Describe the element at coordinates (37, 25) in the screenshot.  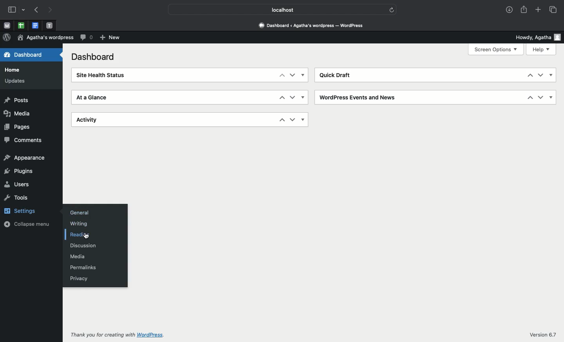
I see `Pinned tabs` at that location.